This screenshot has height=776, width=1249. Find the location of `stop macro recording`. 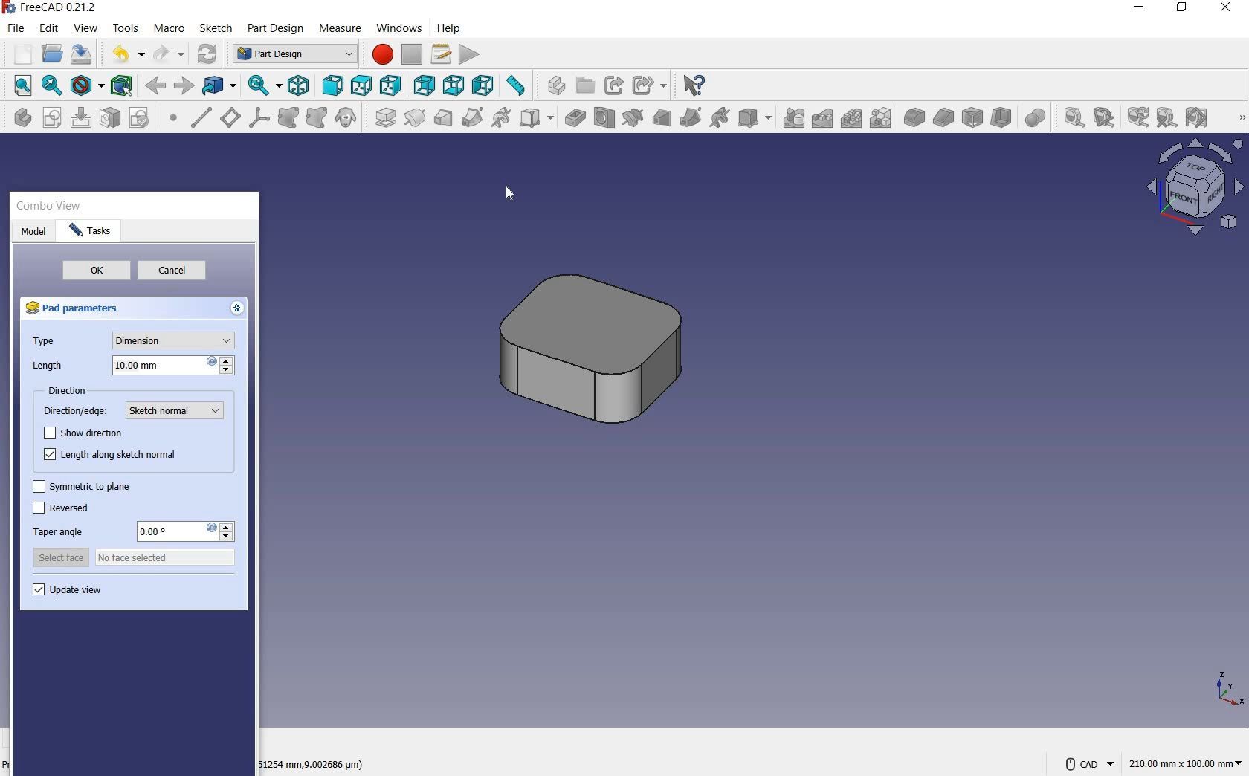

stop macro recording is located at coordinates (413, 56).